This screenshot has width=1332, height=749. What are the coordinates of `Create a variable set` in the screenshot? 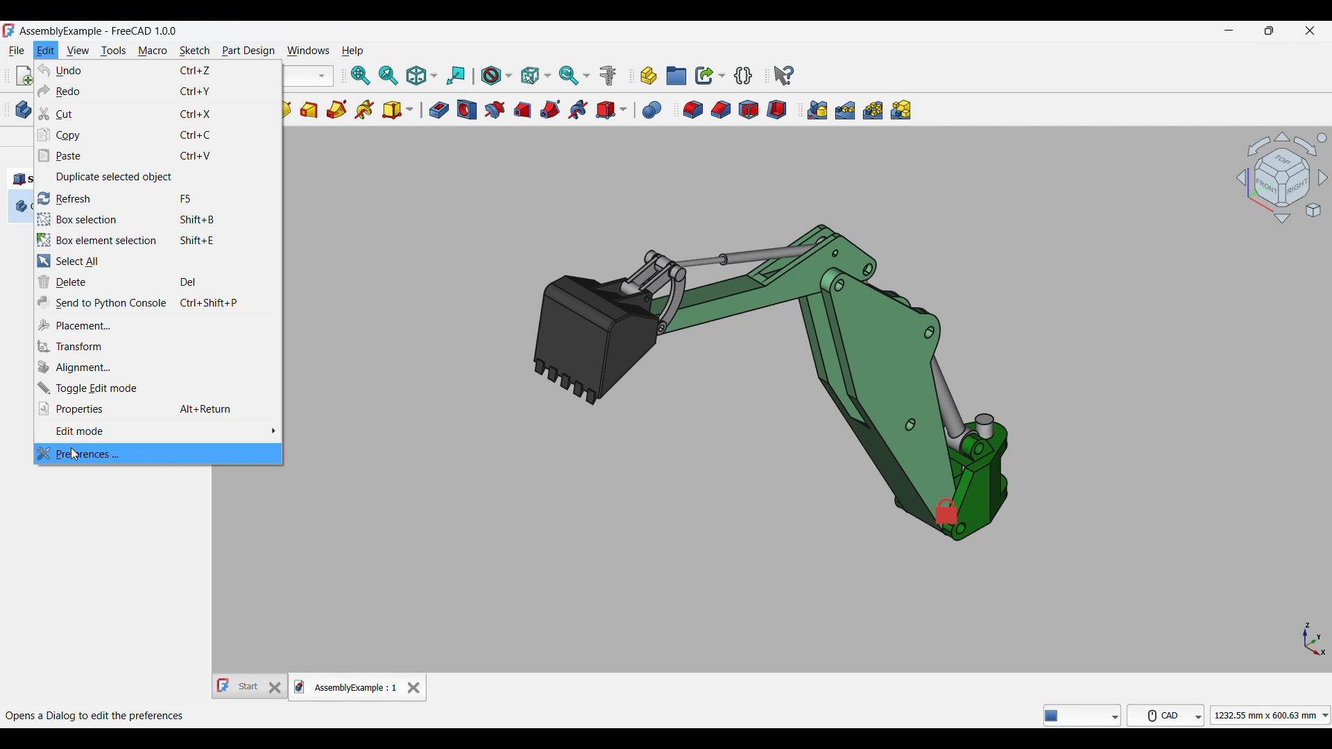 It's located at (744, 75).